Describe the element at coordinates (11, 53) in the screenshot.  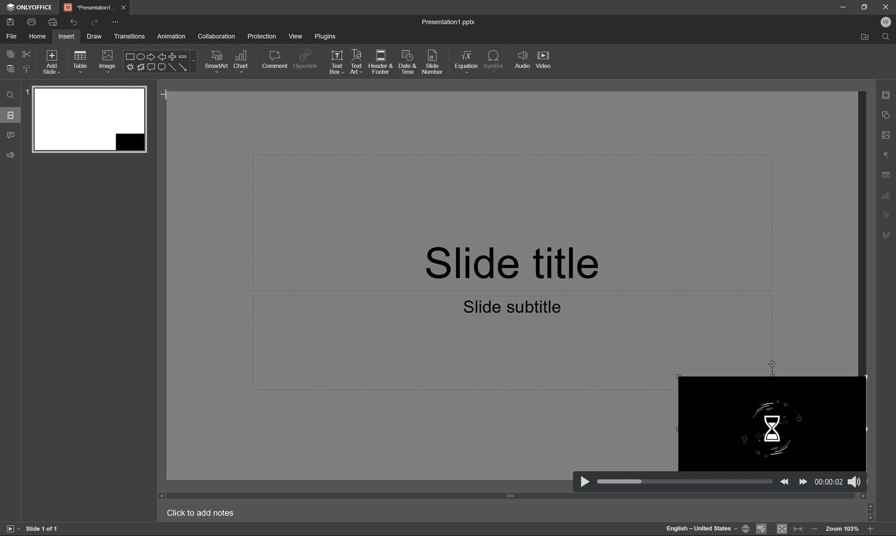
I see `copy` at that location.